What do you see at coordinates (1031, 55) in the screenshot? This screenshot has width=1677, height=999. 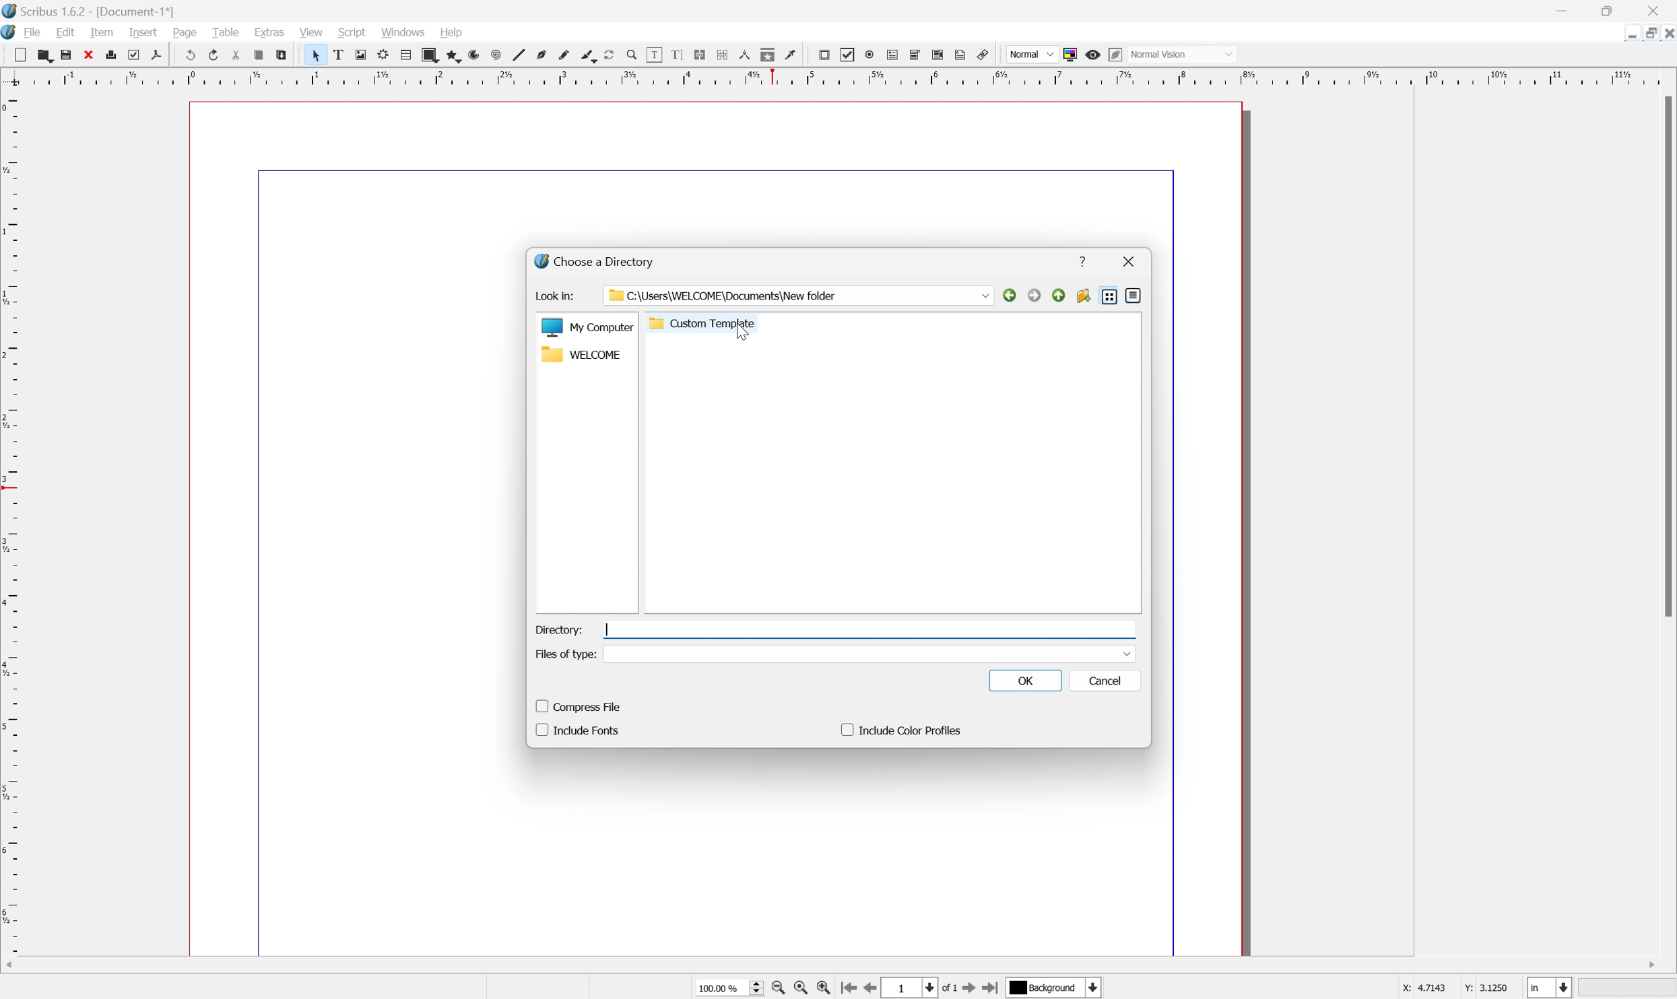 I see `Normal` at bounding box center [1031, 55].